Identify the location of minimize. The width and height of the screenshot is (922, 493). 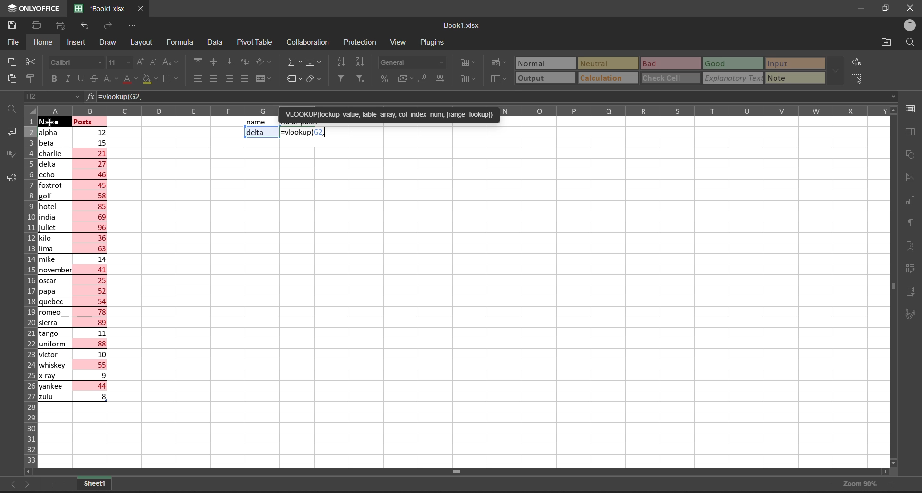
(864, 9).